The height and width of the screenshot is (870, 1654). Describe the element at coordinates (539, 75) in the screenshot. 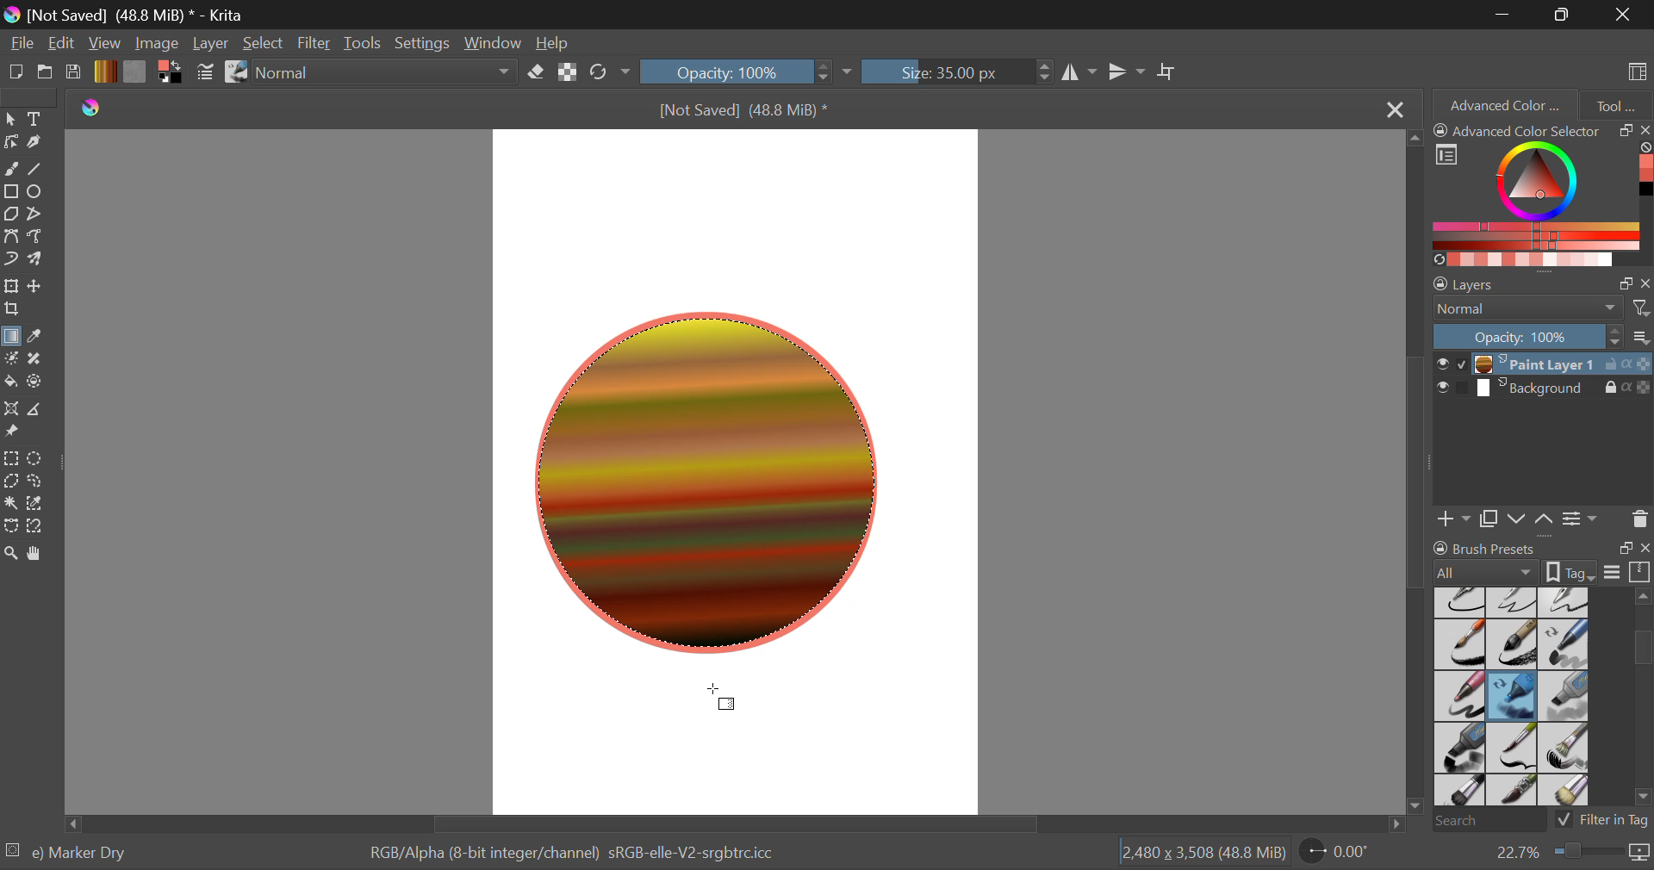

I see `Erase` at that location.